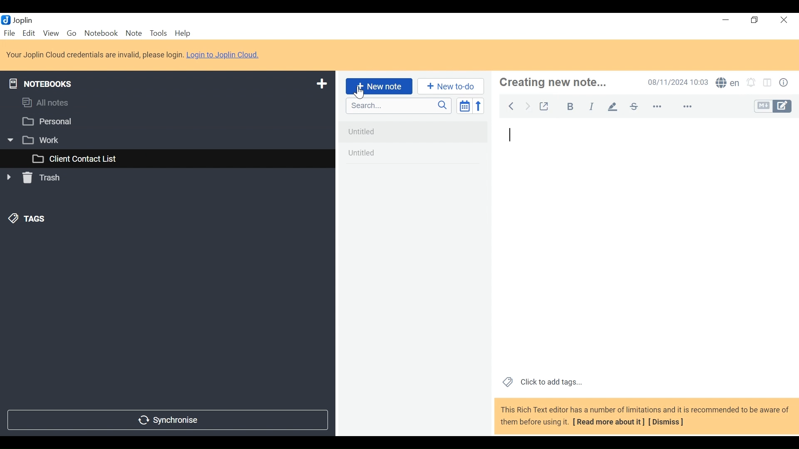  What do you see at coordinates (769, 82) in the screenshot?
I see `Toggle editor layout` at bounding box center [769, 82].